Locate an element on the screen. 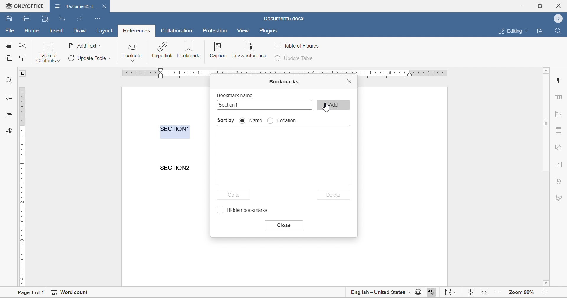 Image resolution: width=567 pixels, height=298 pixels. word count is located at coordinates (69, 293).